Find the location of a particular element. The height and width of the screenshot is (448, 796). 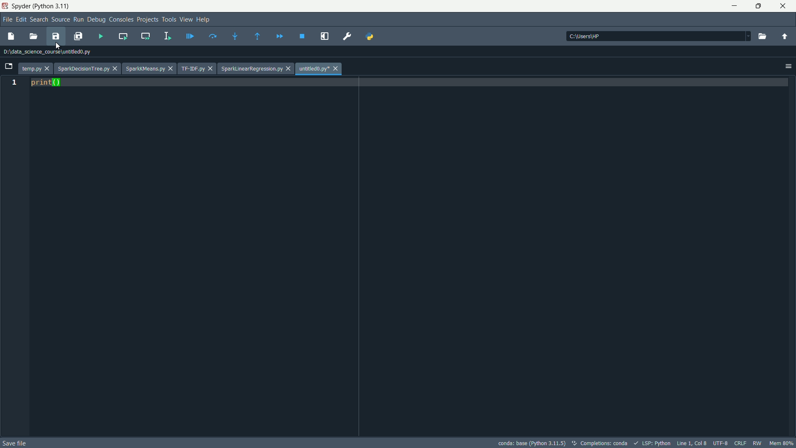

python path manager is located at coordinates (368, 37).